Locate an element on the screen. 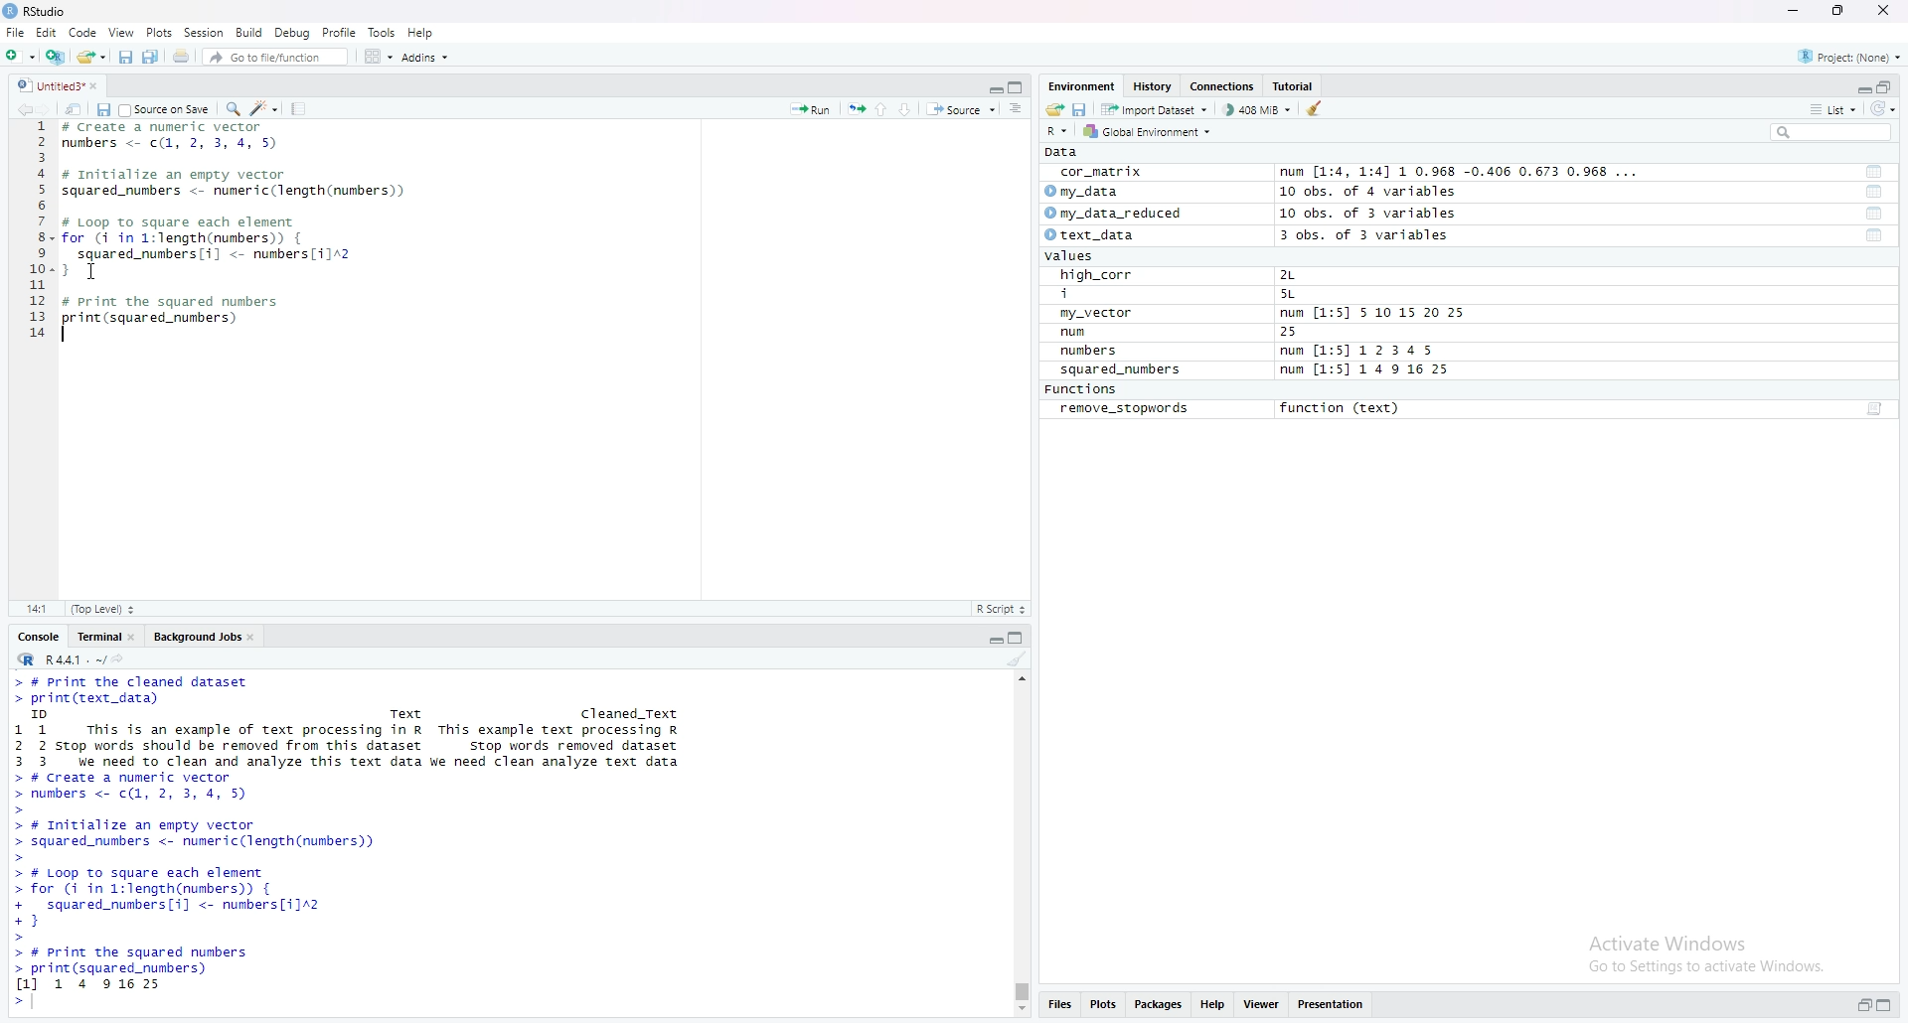  Help is located at coordinates (1213, 1006).